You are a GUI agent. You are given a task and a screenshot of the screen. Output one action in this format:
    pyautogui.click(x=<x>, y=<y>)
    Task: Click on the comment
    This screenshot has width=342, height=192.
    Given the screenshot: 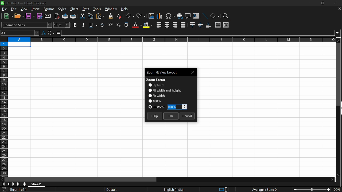 What is the action you would take?
    pyautogui.click(x=188, y=17)
    